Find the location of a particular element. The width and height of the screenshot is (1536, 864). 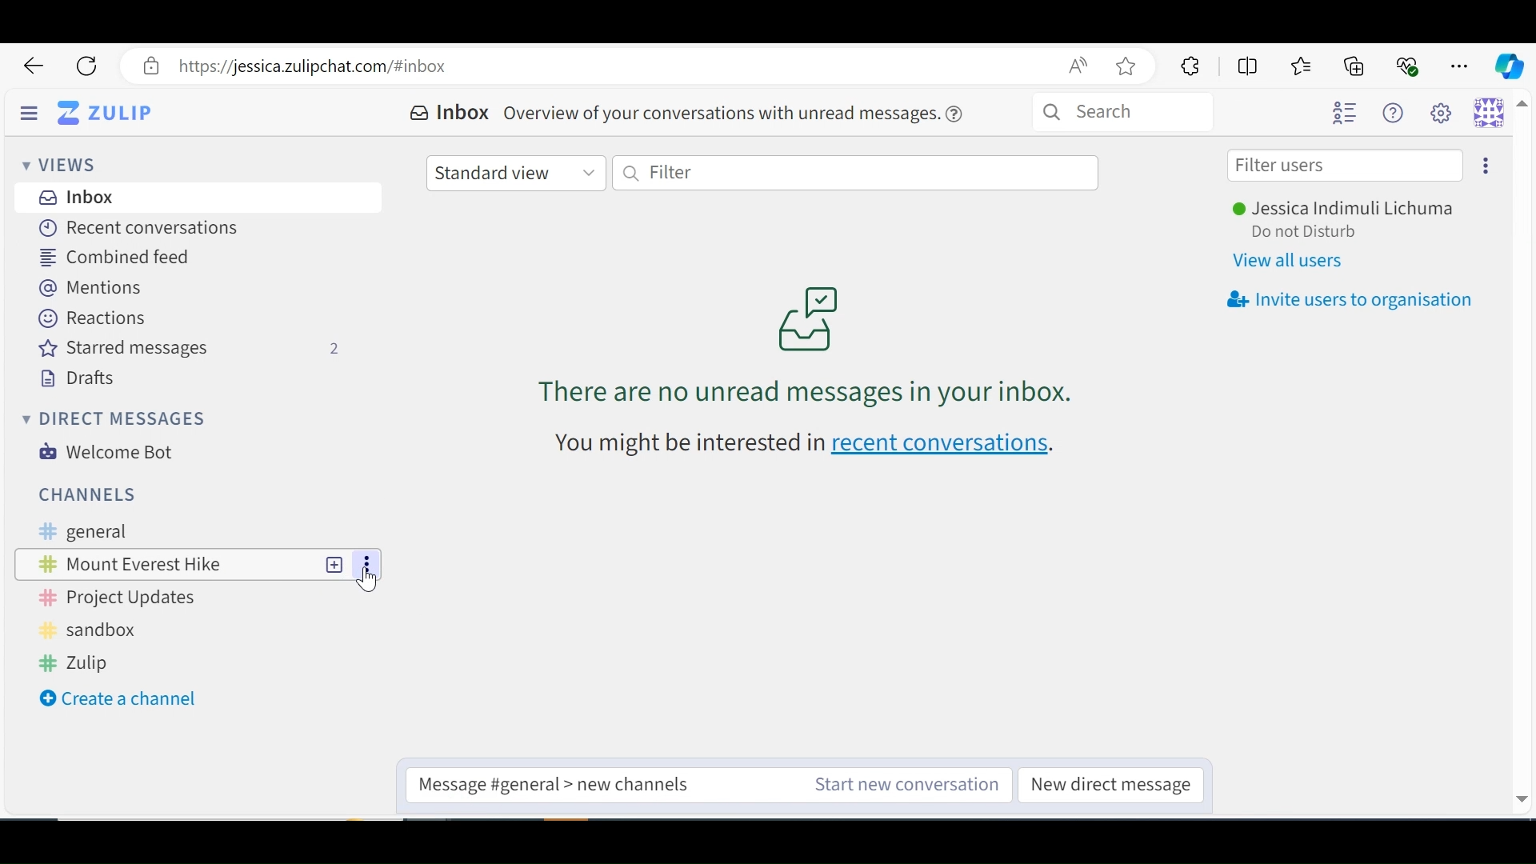

Hide Sidebar is located at coordinates (30, 110).